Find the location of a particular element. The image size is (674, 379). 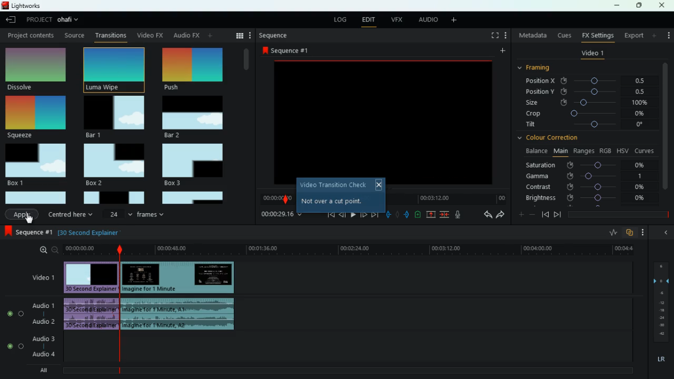

framing is located at coordinates (540, 68).